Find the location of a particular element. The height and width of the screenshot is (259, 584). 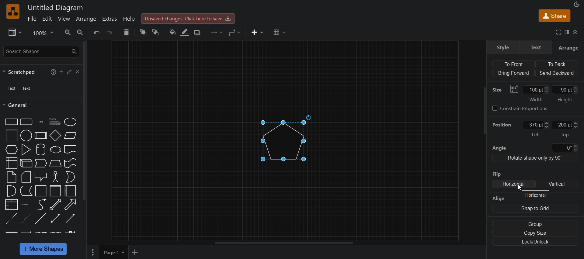

format is located at coordinates (567, 32).